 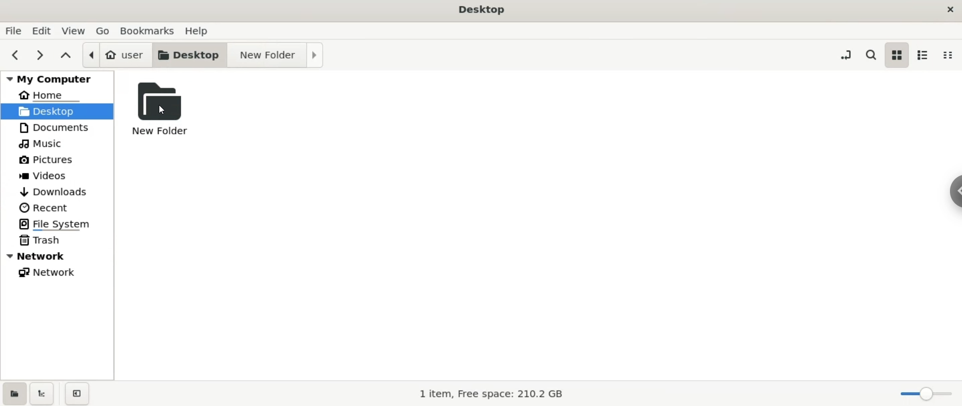 I want to click on storage, so click(x=494, y=394).